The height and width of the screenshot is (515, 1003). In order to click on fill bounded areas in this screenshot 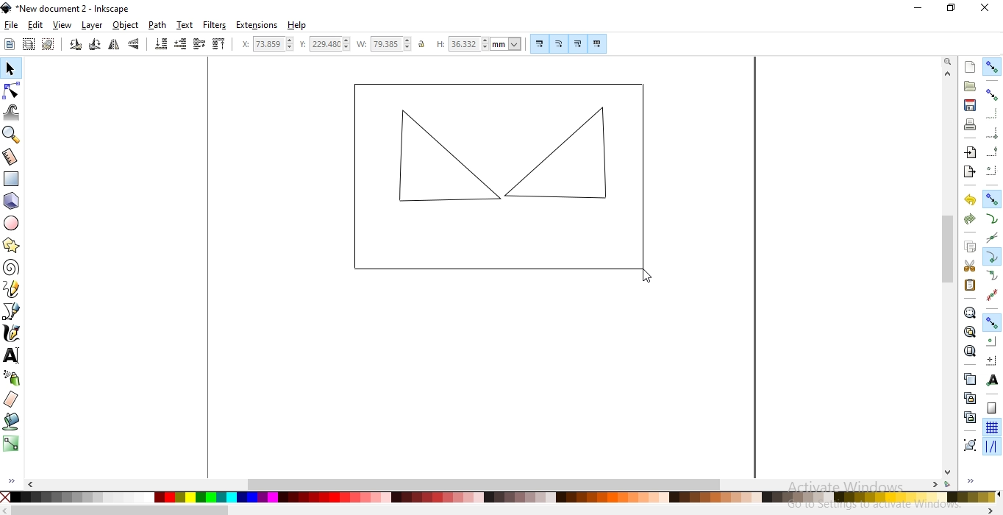, I will do `click(13, 421)`.